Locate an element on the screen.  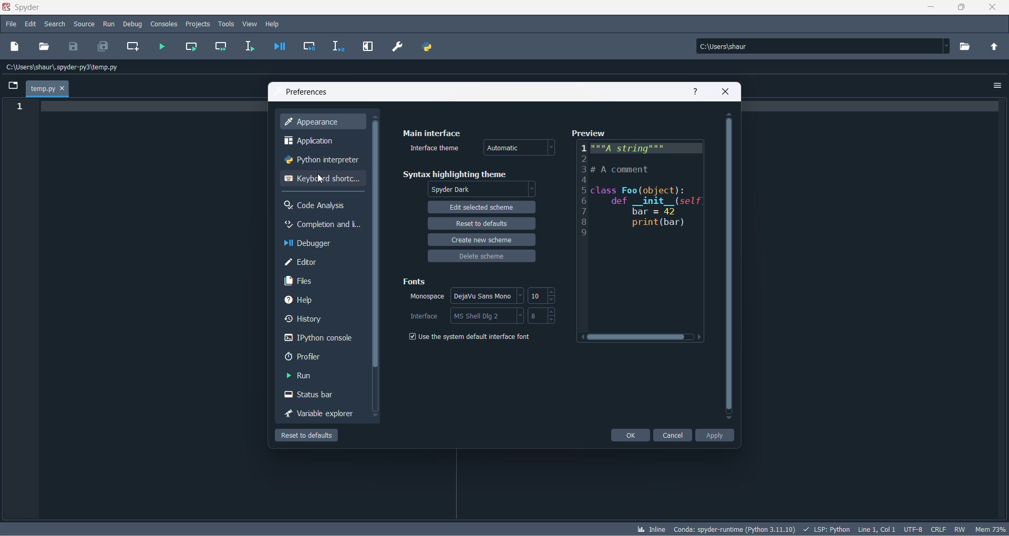
fonts size  is located at coordinates (537, 296).